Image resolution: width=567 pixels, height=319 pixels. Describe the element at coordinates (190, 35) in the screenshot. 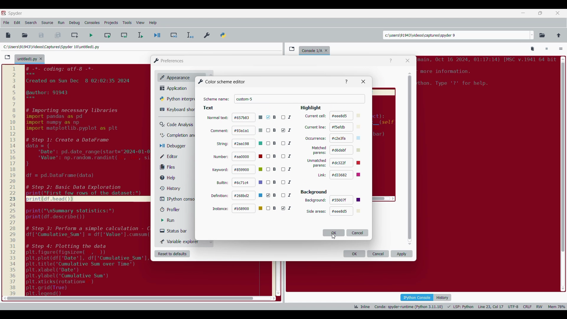

I see `Debug selection/current line` at that location.